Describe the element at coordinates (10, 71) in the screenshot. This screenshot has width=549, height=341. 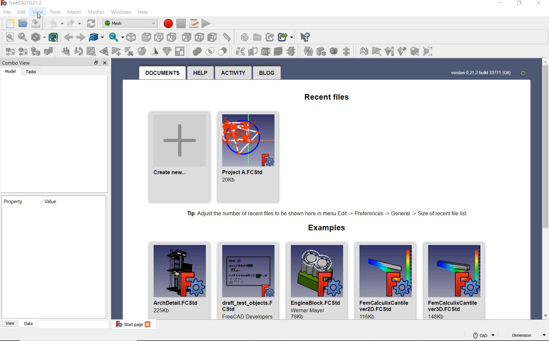
I see `model` at that location.